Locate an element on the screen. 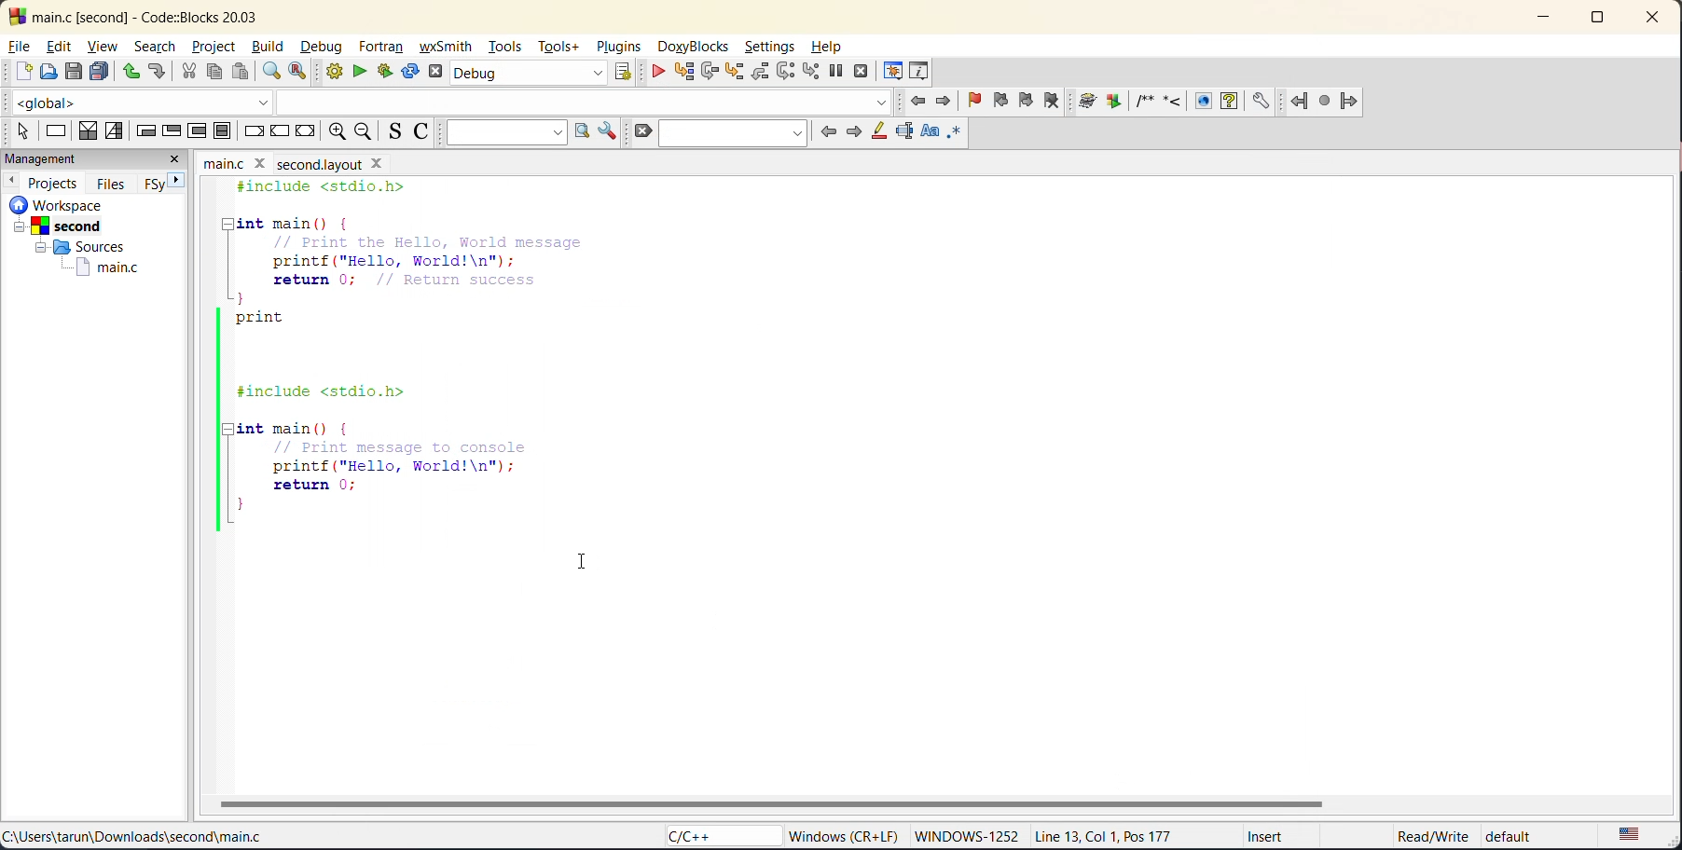  counting loop is located at coordinates (200, 130).